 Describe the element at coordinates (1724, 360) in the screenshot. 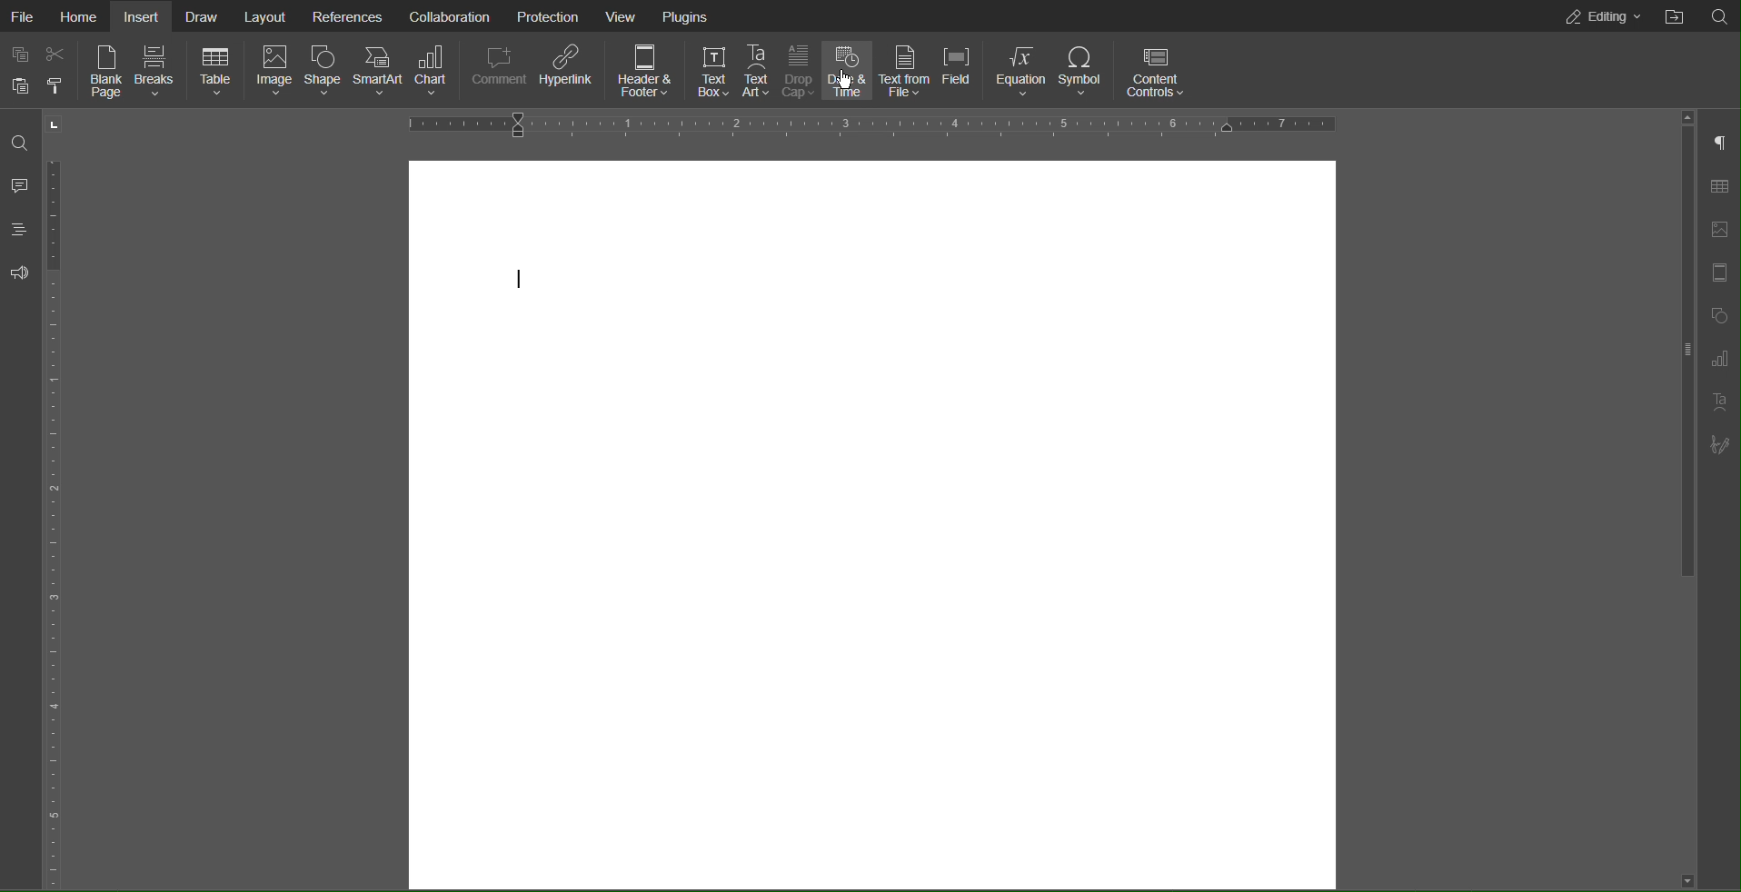

I see `Graph Settings` at that location.